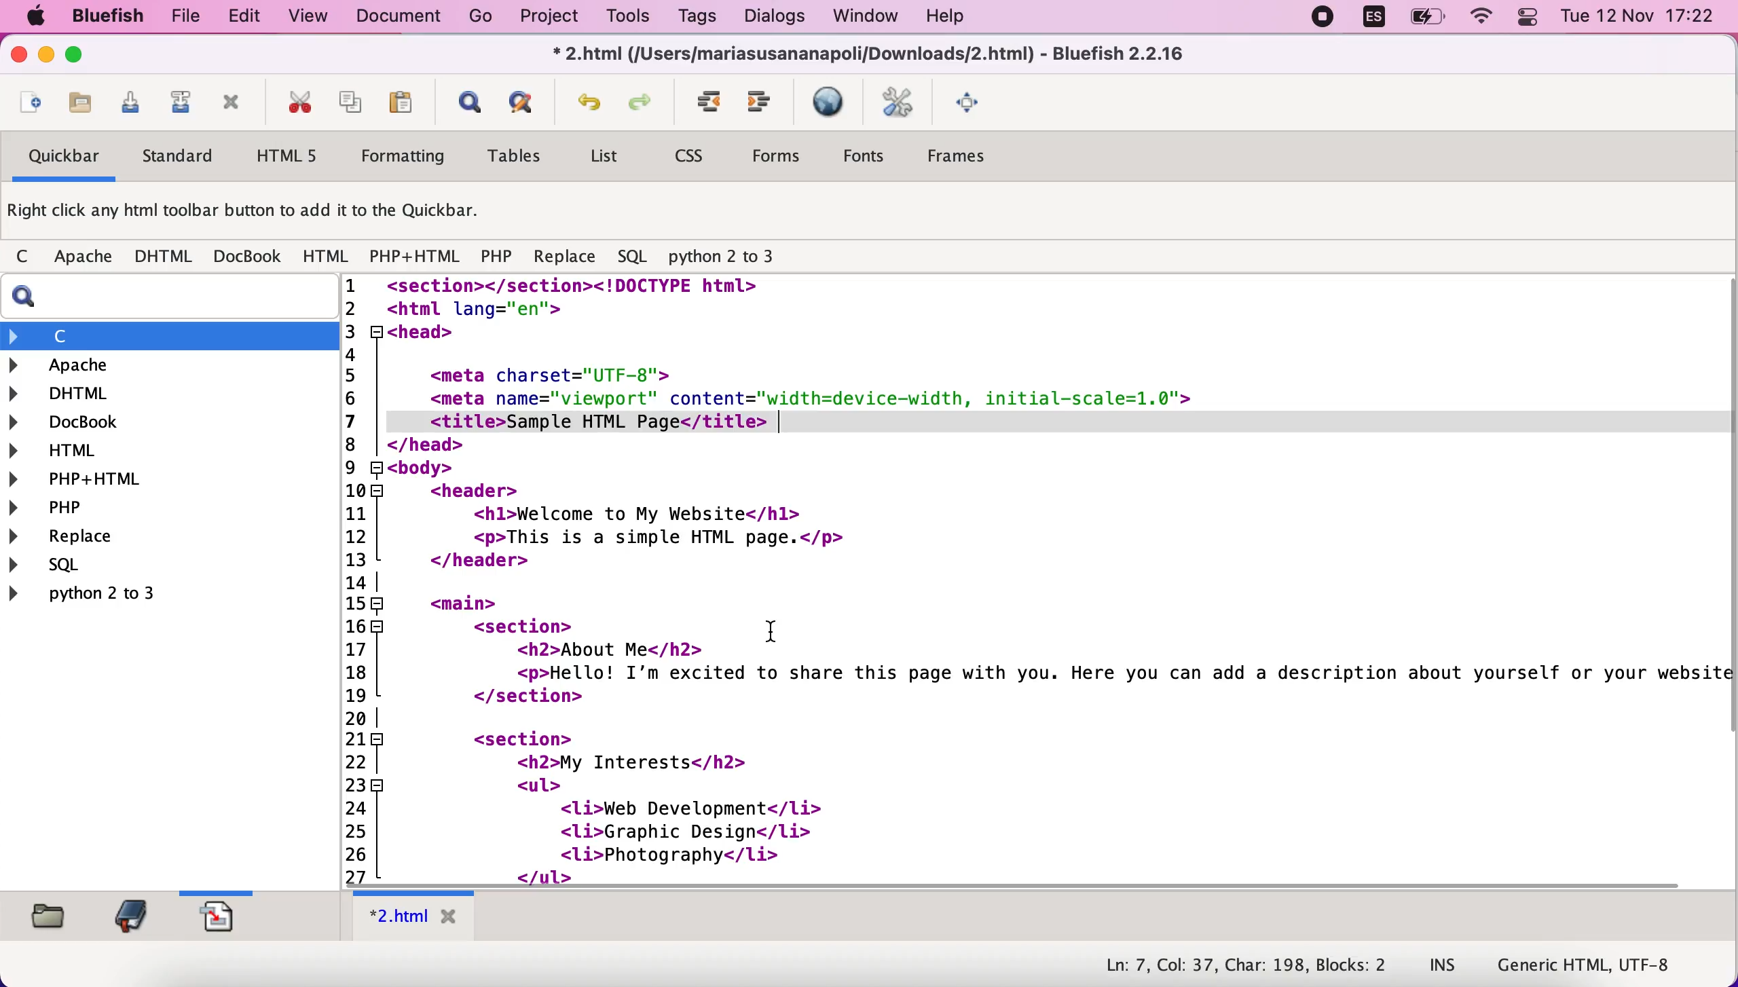 The image size is (1738, 987). I want to click on close current file, so click(237, 103).